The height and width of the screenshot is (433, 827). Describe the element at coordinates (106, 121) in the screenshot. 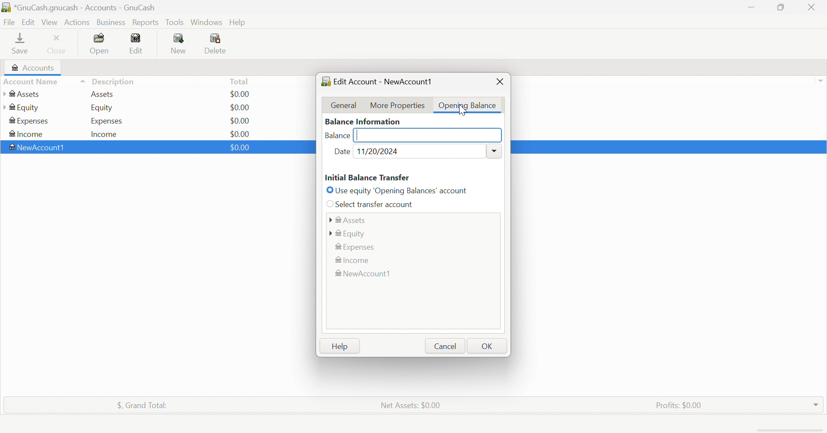

I see `Expenses` at that location.